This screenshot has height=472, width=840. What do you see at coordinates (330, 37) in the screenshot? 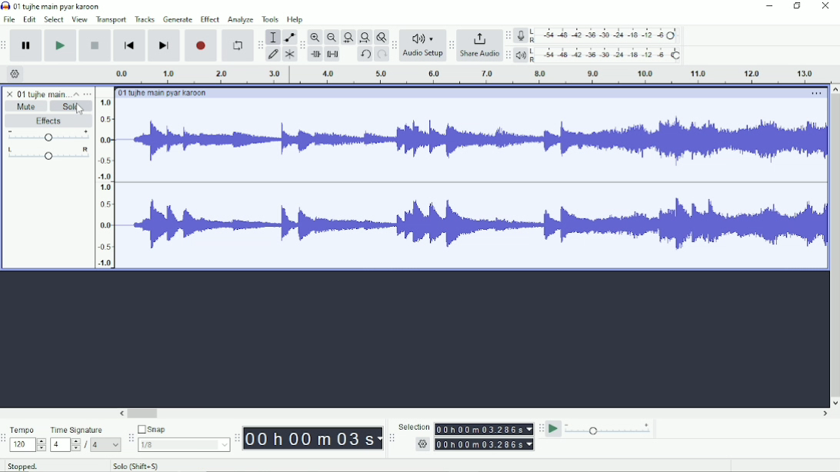
I see `Zoom Out` at bounding box center [330, 37].